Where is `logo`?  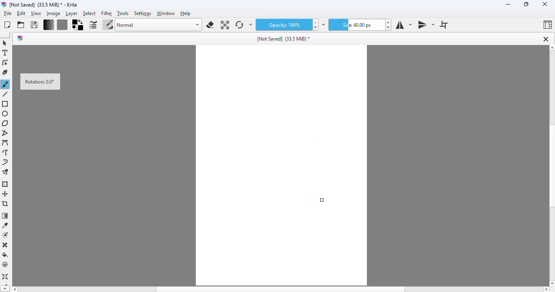 logo is located at coordinates (20, 38).